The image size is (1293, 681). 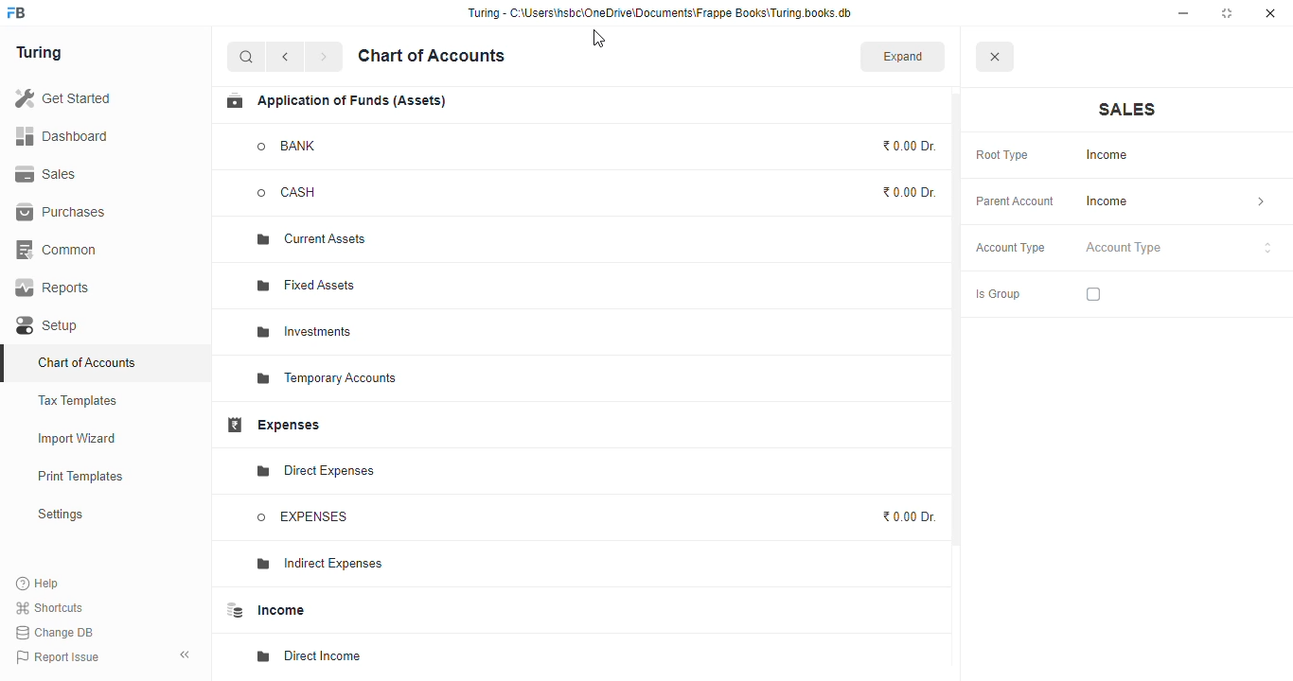 What do you see at coordinates (305, 193) in the screenshot?
I see `CASH` at bounding box center [305, 193].